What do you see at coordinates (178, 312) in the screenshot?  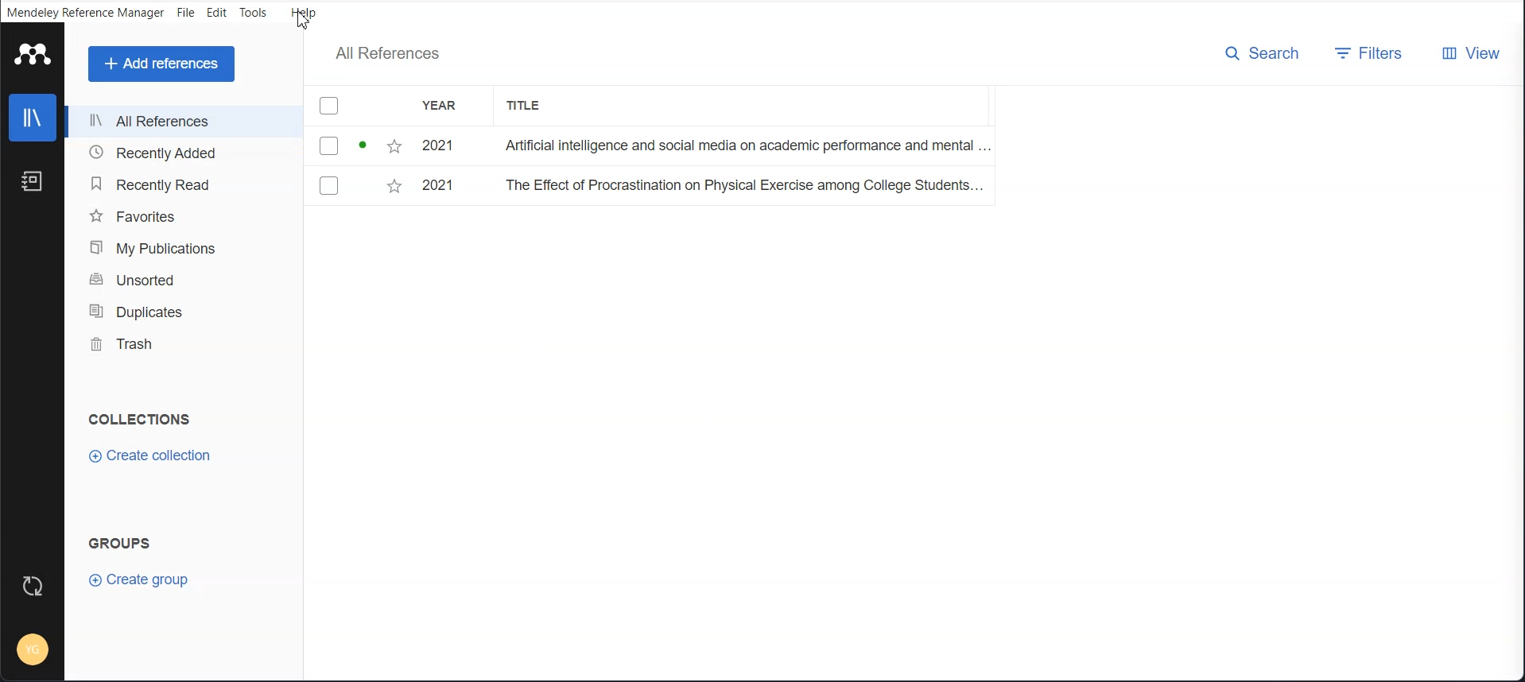 I see `Duplicates` at bounding box center [178, 312].